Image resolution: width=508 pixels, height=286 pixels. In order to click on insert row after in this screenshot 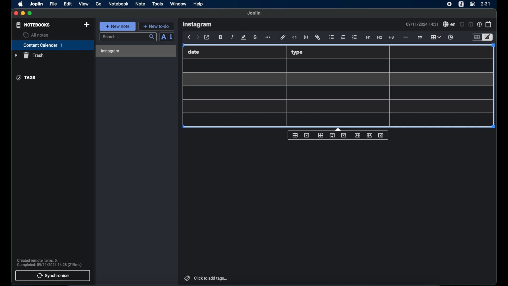, I will do `click(332, 135)`.